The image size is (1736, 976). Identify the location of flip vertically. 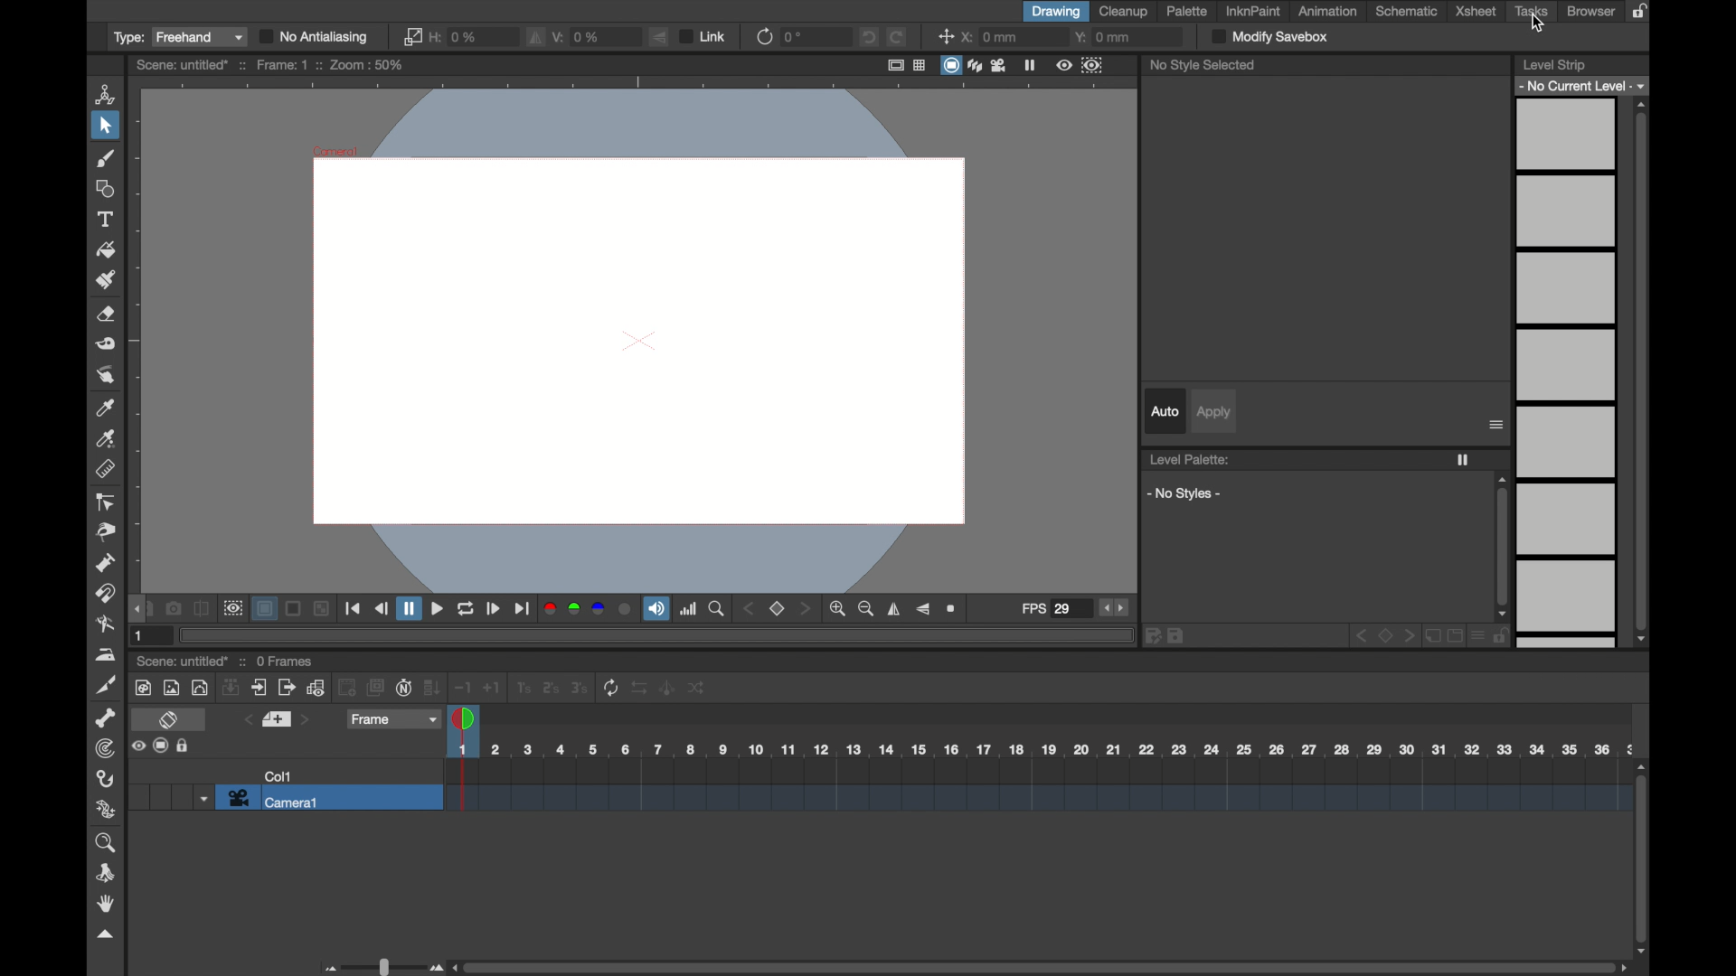
(895, 610).